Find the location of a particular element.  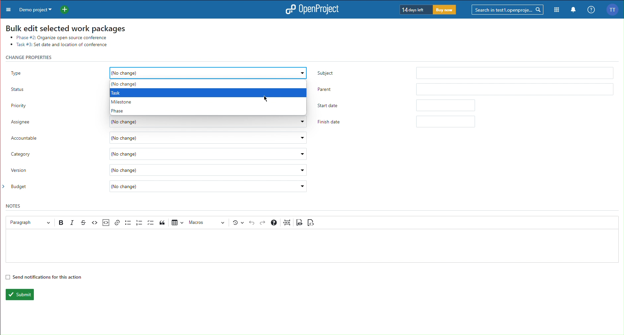

Subject is located at coordinates (464, 72).